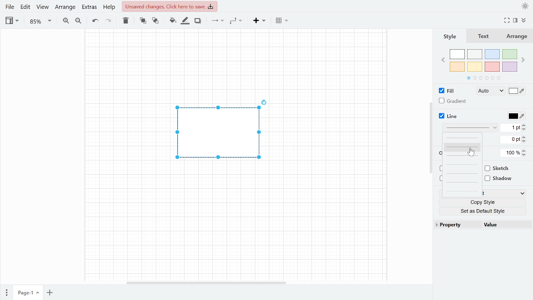  What do you see at coordinates (461, 165) in the screenshot?
I see `dashed 3` at bounding box center [461, 165].